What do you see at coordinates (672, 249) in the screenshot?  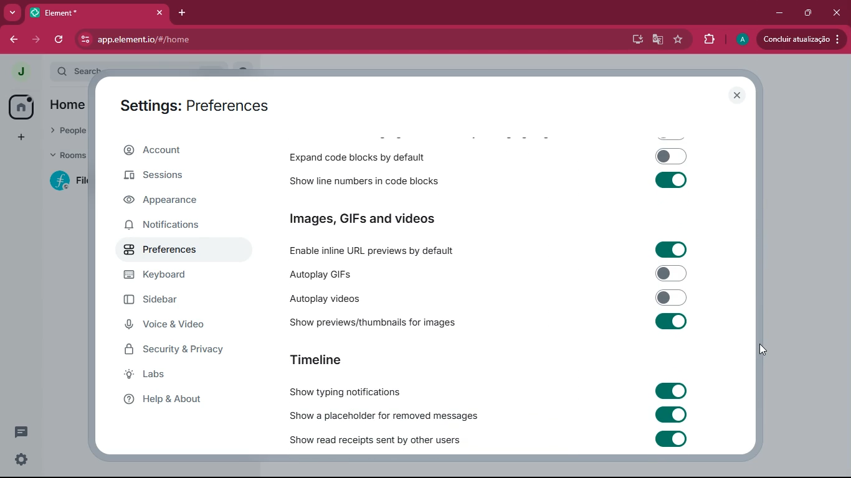 I see `toggle on/off` at bounding box center [672, 249].